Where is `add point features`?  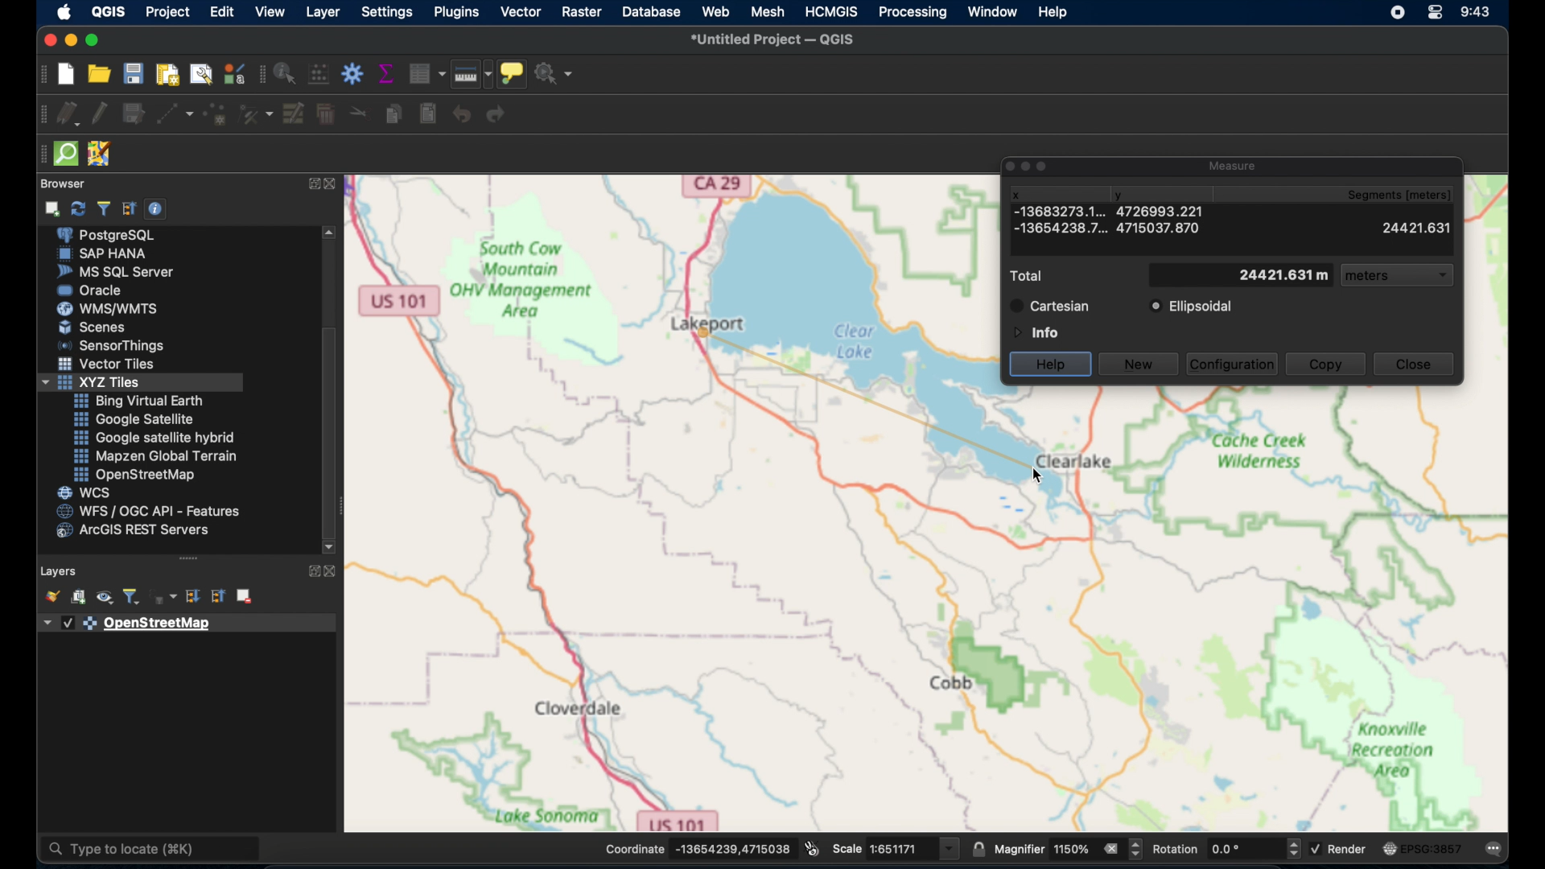 add point features is located at coordinates (216, 114).